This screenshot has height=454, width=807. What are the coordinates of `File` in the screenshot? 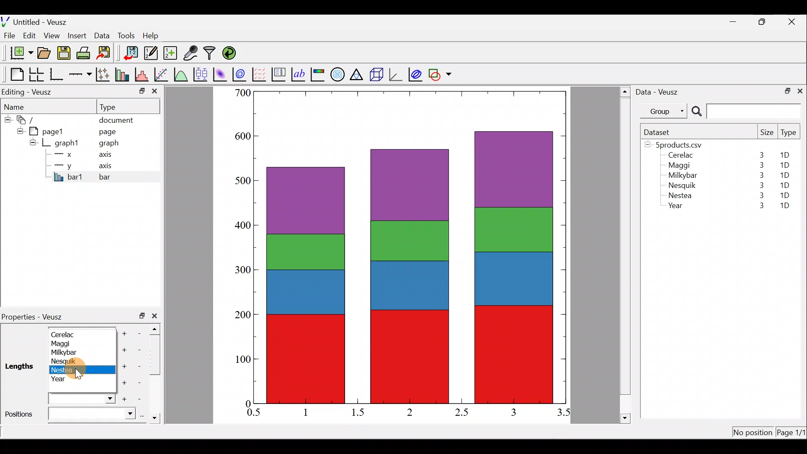 It's located at (8, 36).